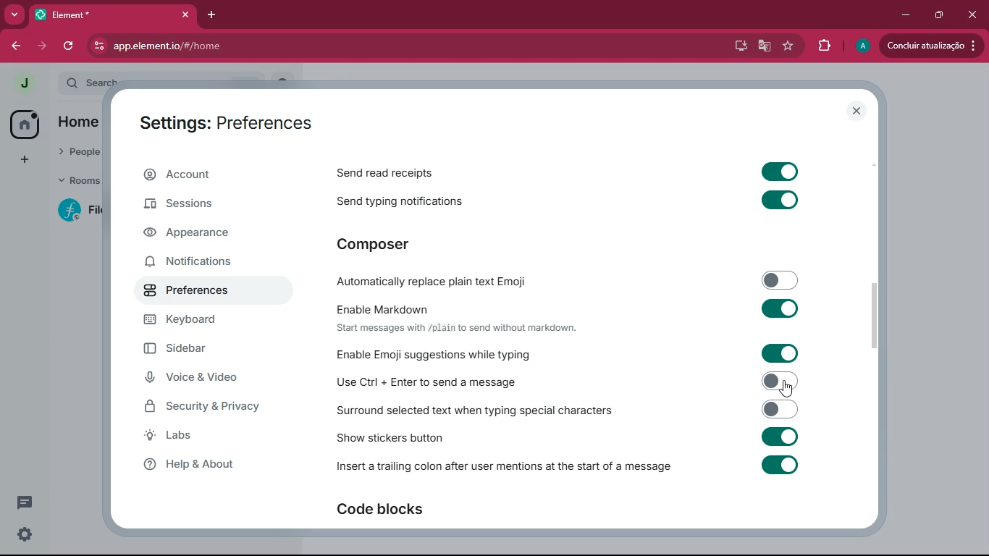 This screenshot has height=556, width=989. What do you see at coordinates (788, 389) in the screenshot?
I see `cursor` at bounding box center [788, 389].